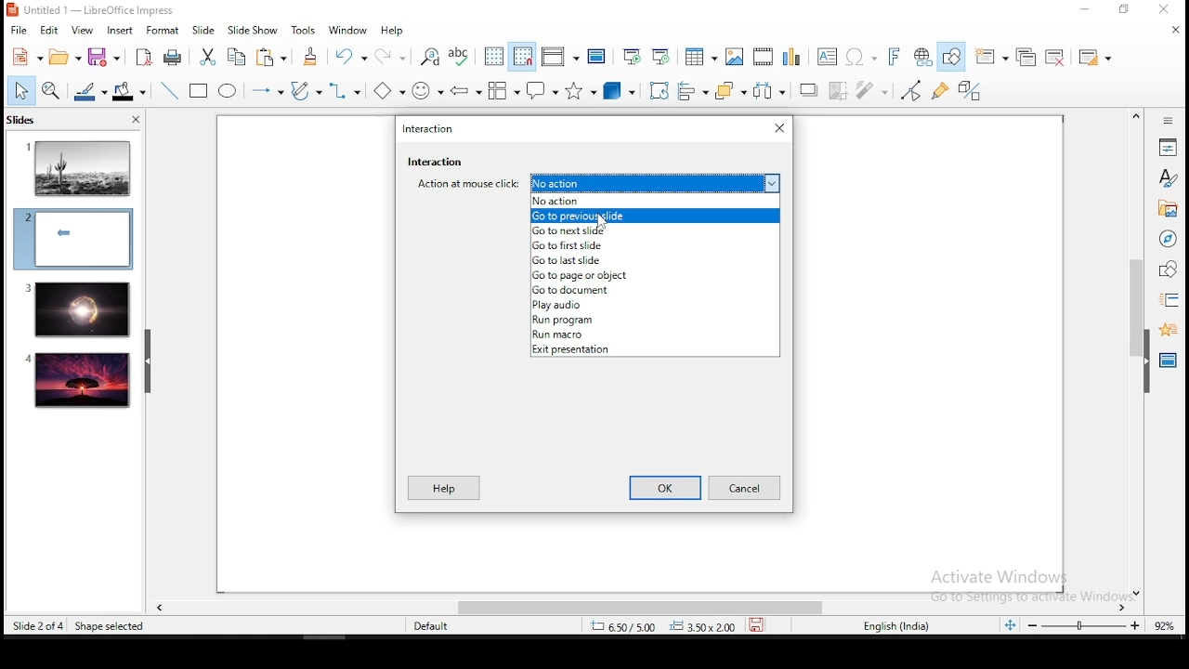  What do you see at coordinates (1166, 328) in the screenshot?
I see `animation` at bounding box center [1166, 328].